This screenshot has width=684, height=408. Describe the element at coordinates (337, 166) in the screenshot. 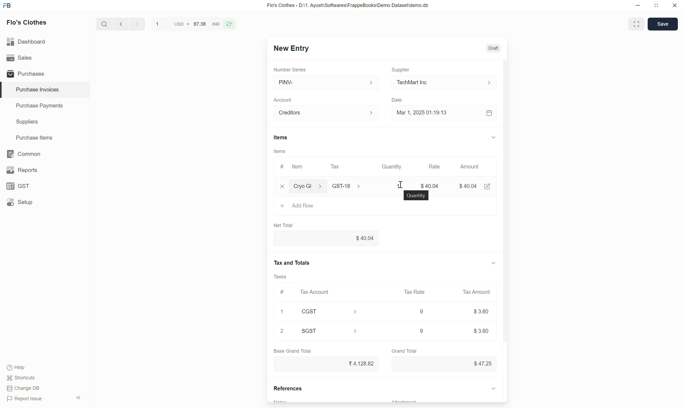

I see `Tax` at that location.